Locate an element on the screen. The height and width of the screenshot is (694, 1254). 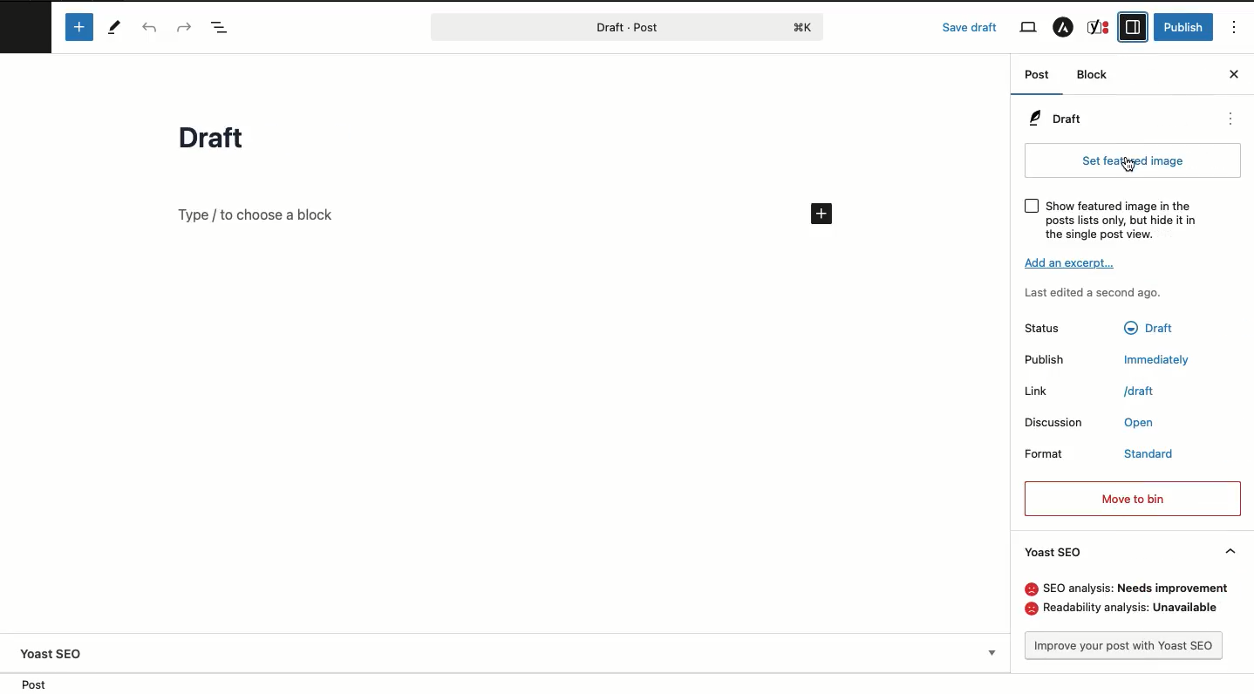
Save draft is located at coordinates (971, 27).